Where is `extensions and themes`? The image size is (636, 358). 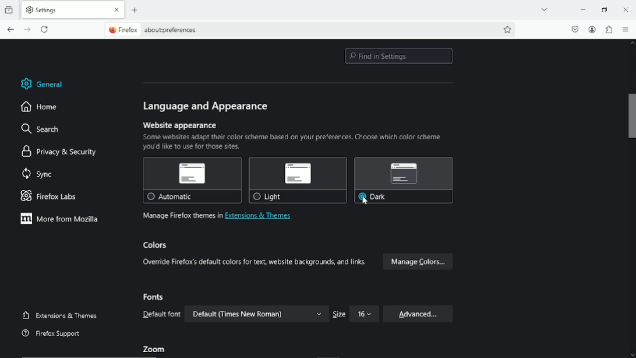
extensions and themes is located at coordinates (60, 315).